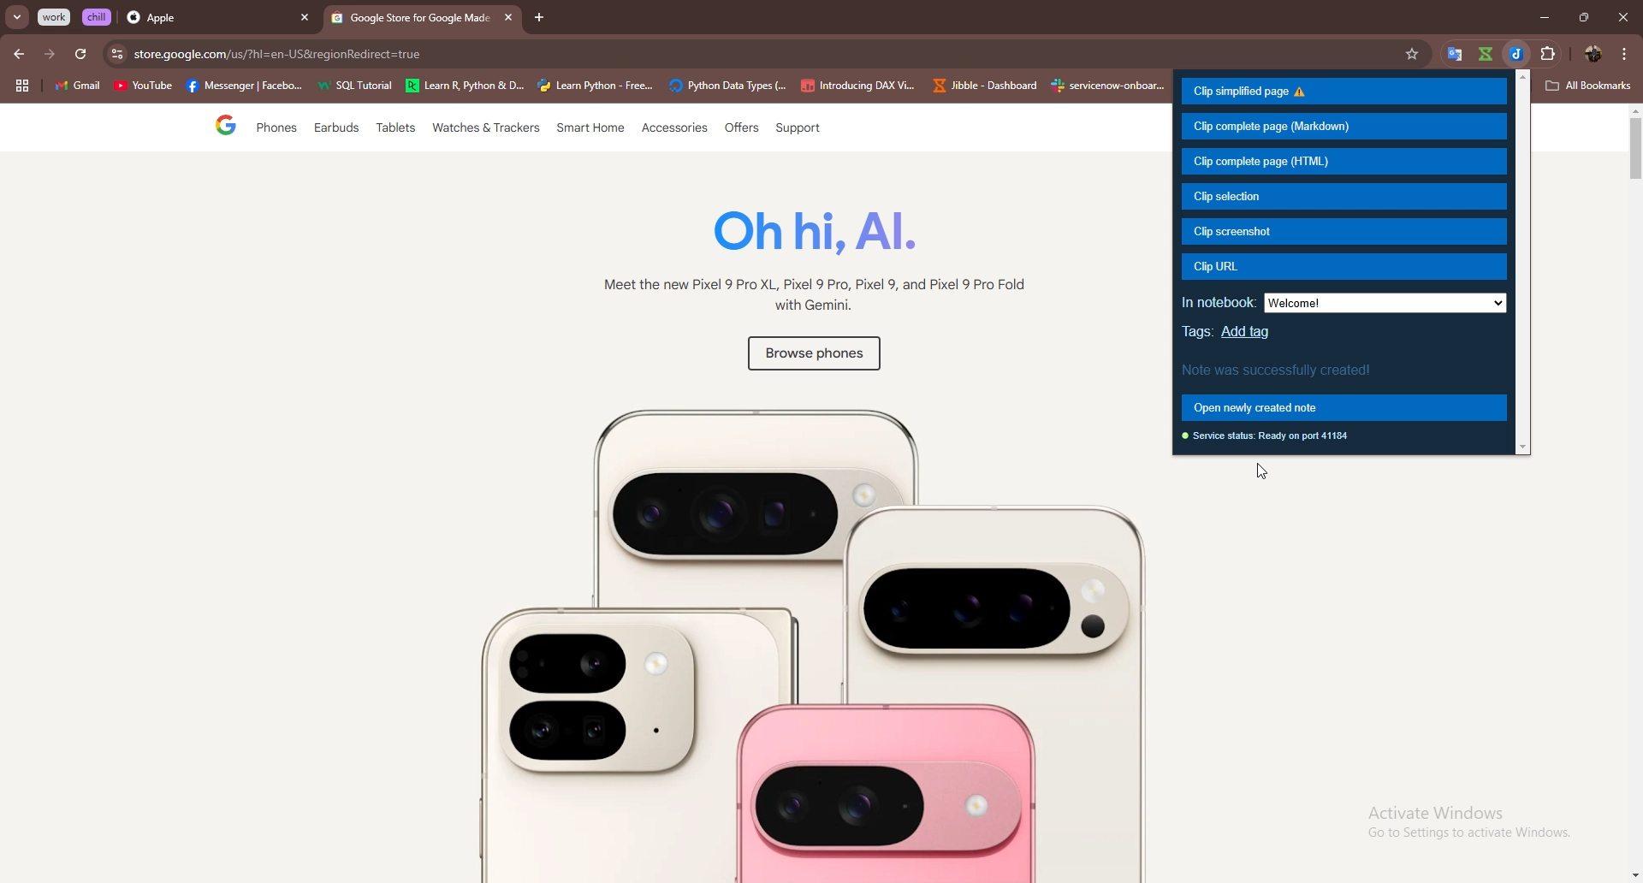 The image size is (1643, 883). Describe the element at coordinates (1109, 86) in the screenshot. I see `he
<£ senvicenow-onboar...` at that location.